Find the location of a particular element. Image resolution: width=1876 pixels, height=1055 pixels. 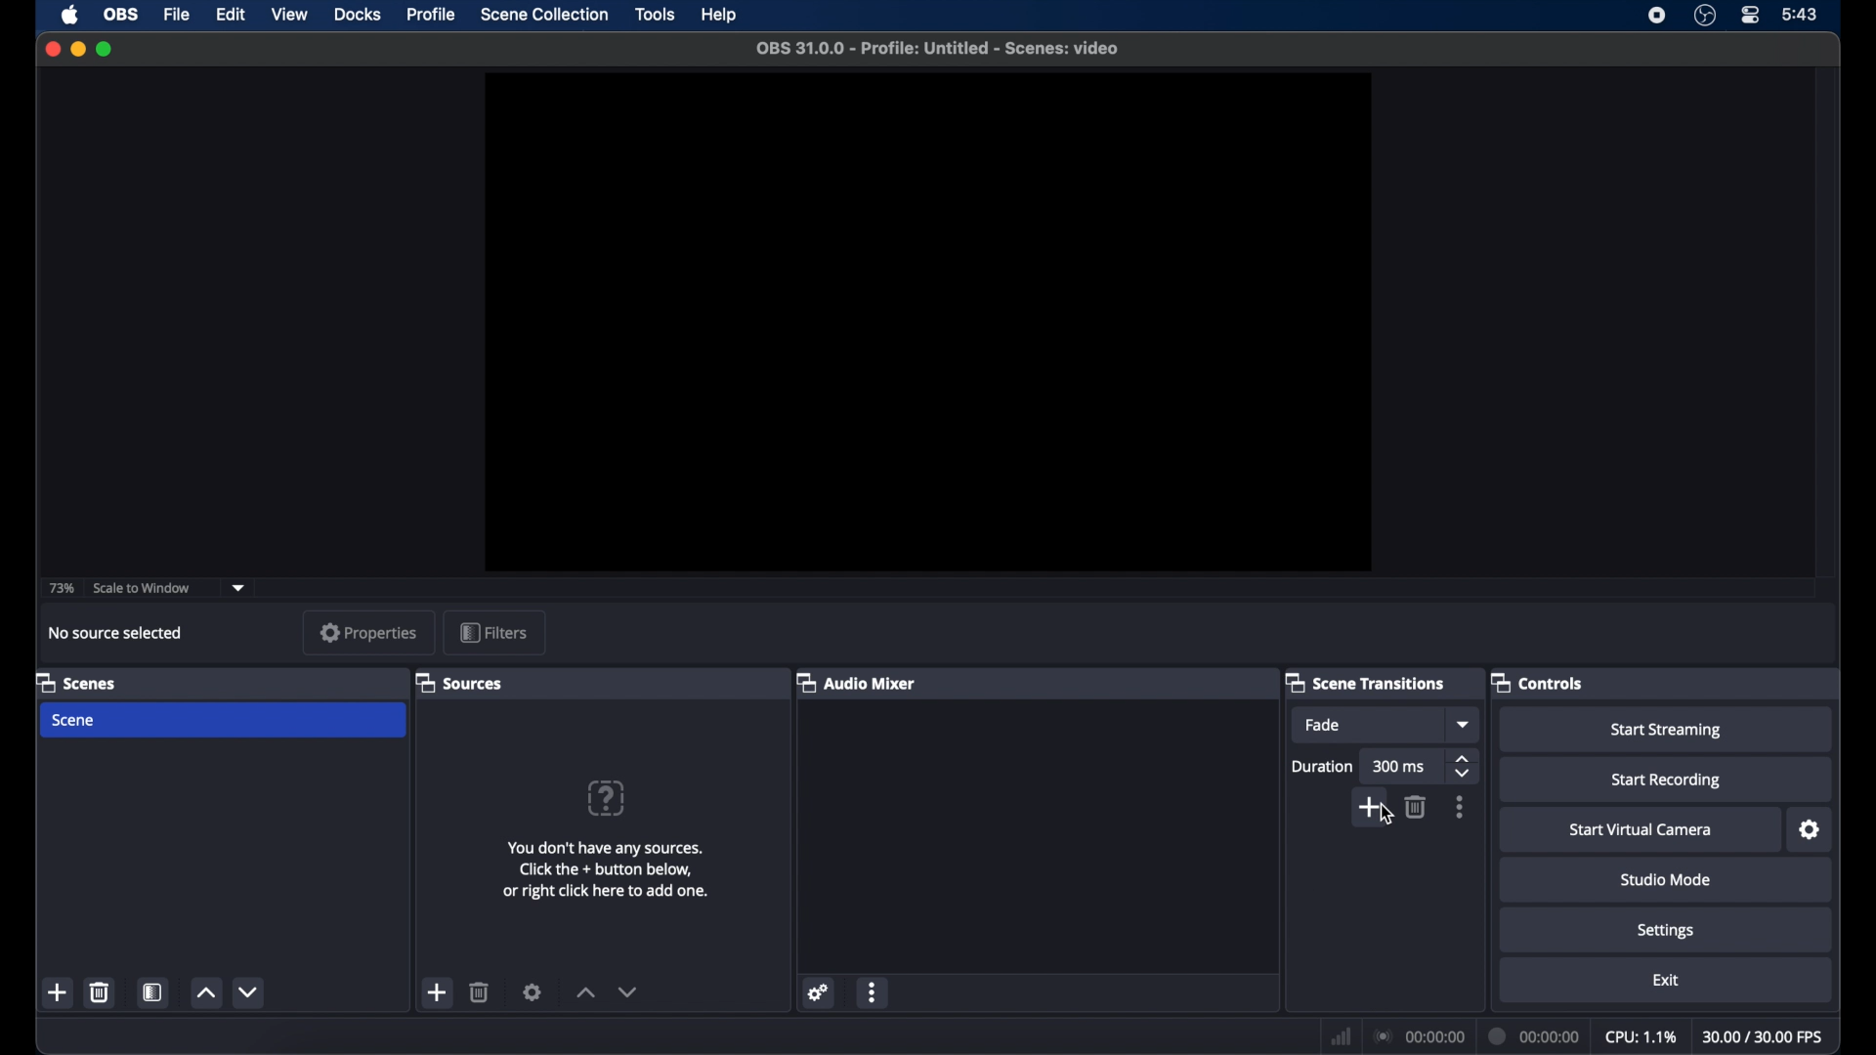

settings is located at coordinates (533, 992).